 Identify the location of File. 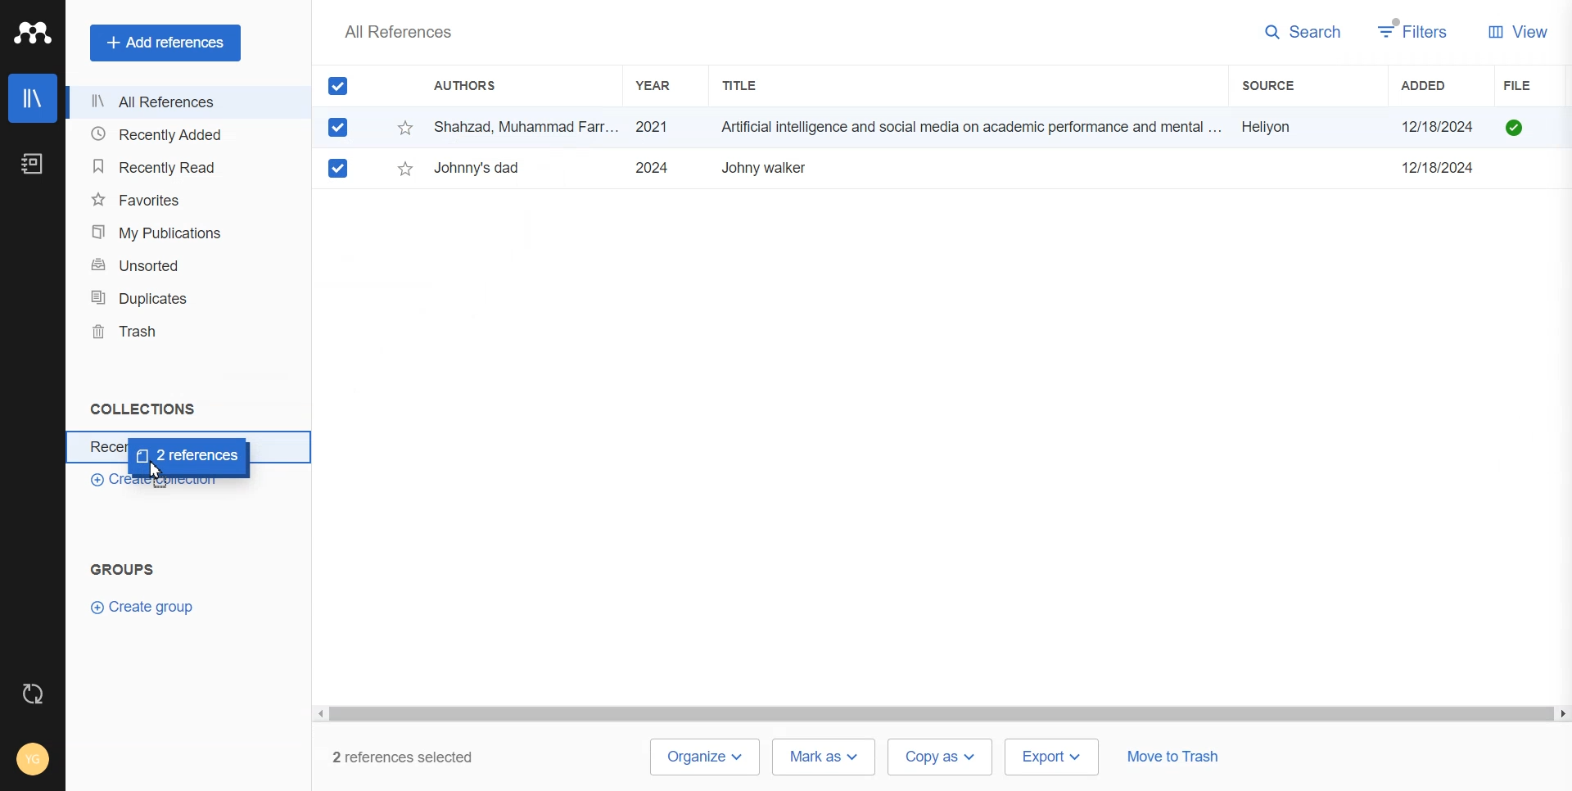
(1537, 86).